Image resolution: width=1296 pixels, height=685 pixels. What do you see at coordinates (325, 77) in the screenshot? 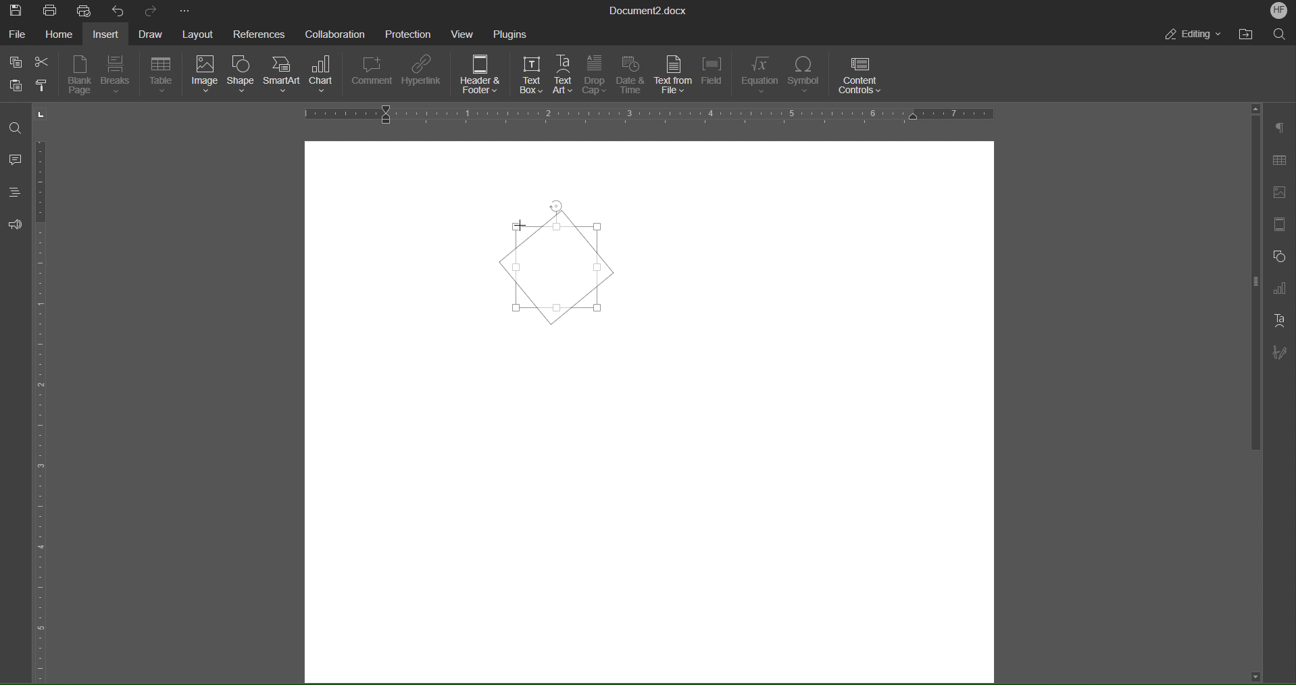
I see `Chart` at bounding box center [325, 77].